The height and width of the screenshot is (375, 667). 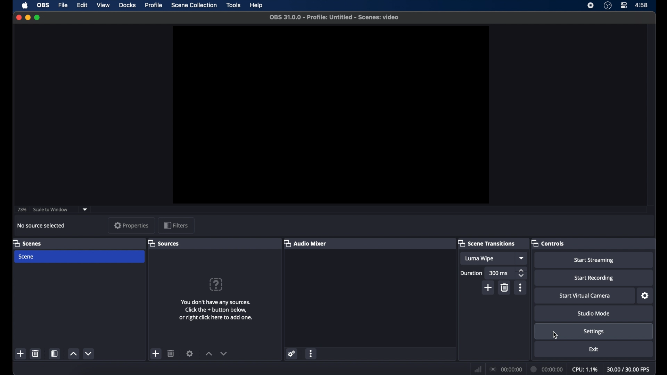 I want to click on help, so click(x=256, y=5).